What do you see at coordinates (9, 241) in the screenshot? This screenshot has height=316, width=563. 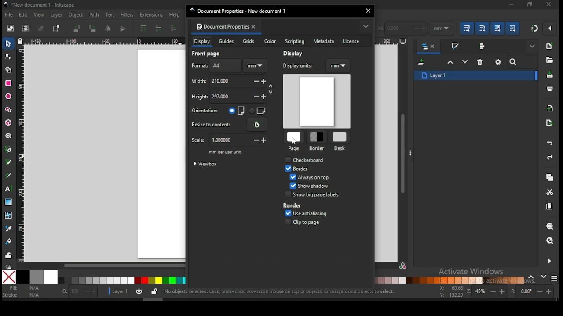 I see `paint bucket tool` at bounding box center [9, 241].